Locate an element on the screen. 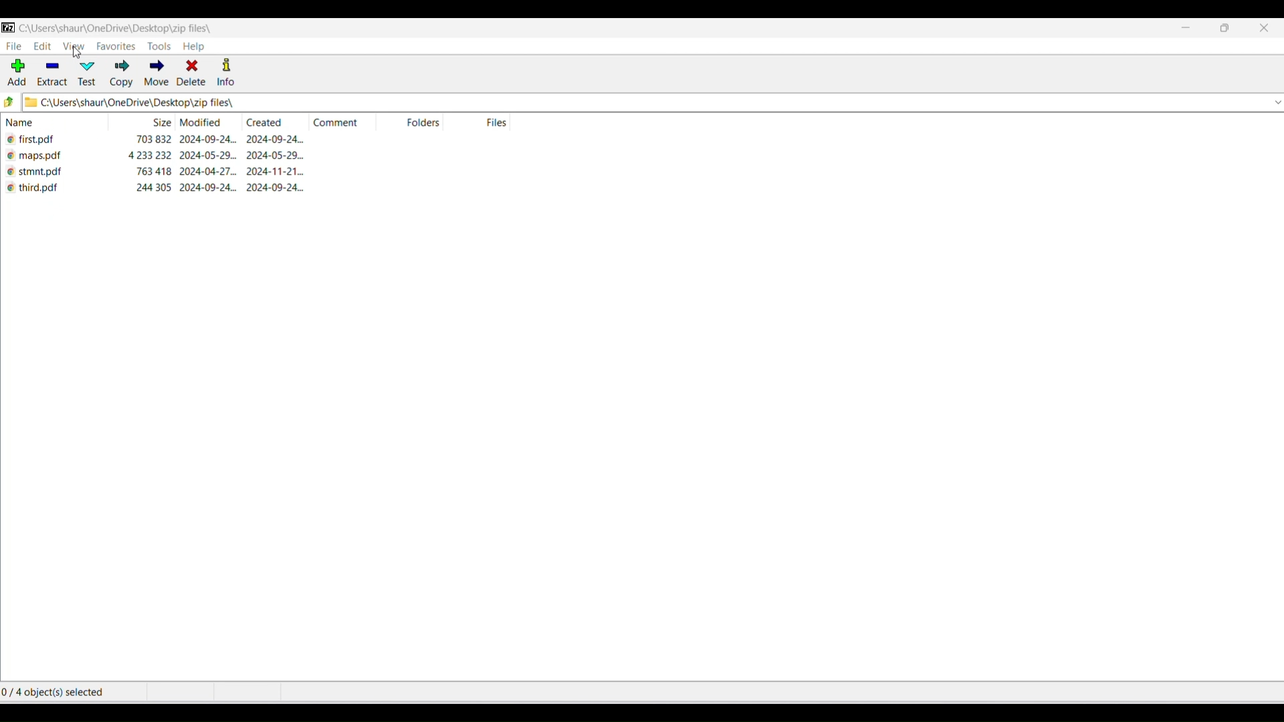 The width and height of the screenshot is (1284, 722). creation date is located at coordinates (264, 123).